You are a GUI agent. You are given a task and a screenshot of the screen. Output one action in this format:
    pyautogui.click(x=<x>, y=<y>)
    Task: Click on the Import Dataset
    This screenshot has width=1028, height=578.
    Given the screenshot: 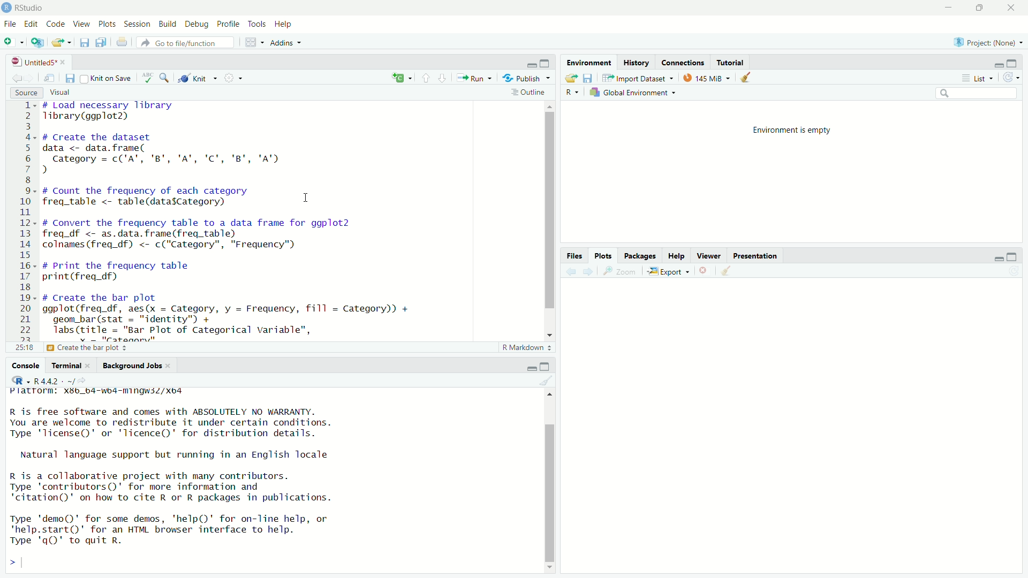 What is the action you would take?
    pyautogui.click(x=636, y=79)
    